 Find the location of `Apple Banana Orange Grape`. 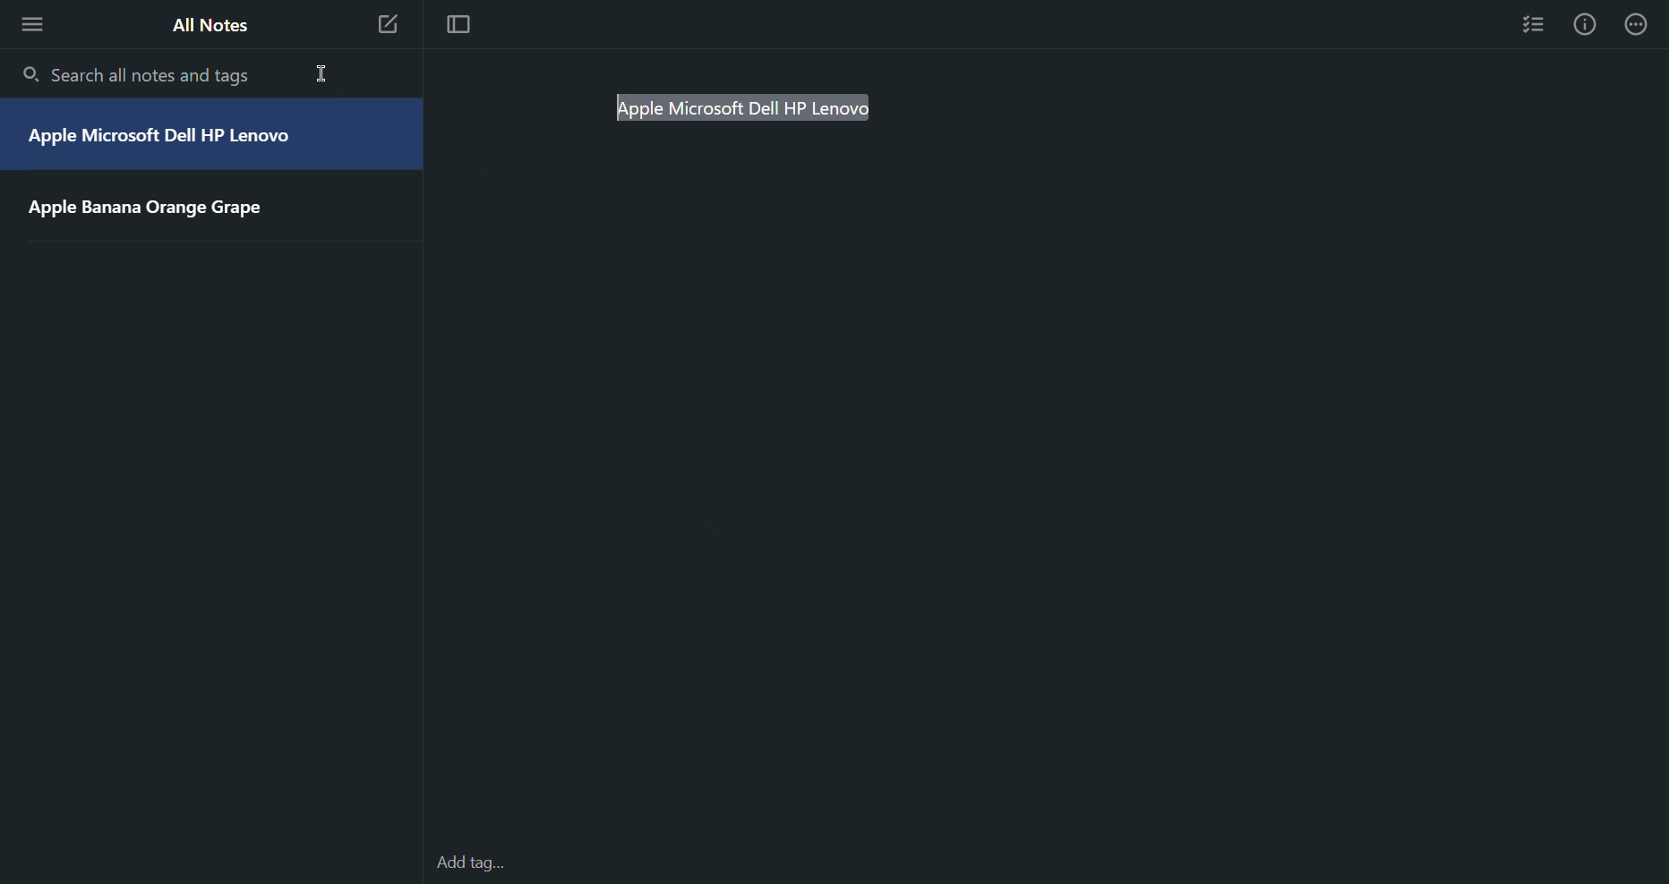

Apple Banana Orange Grape is located at coordinates (153, 211).